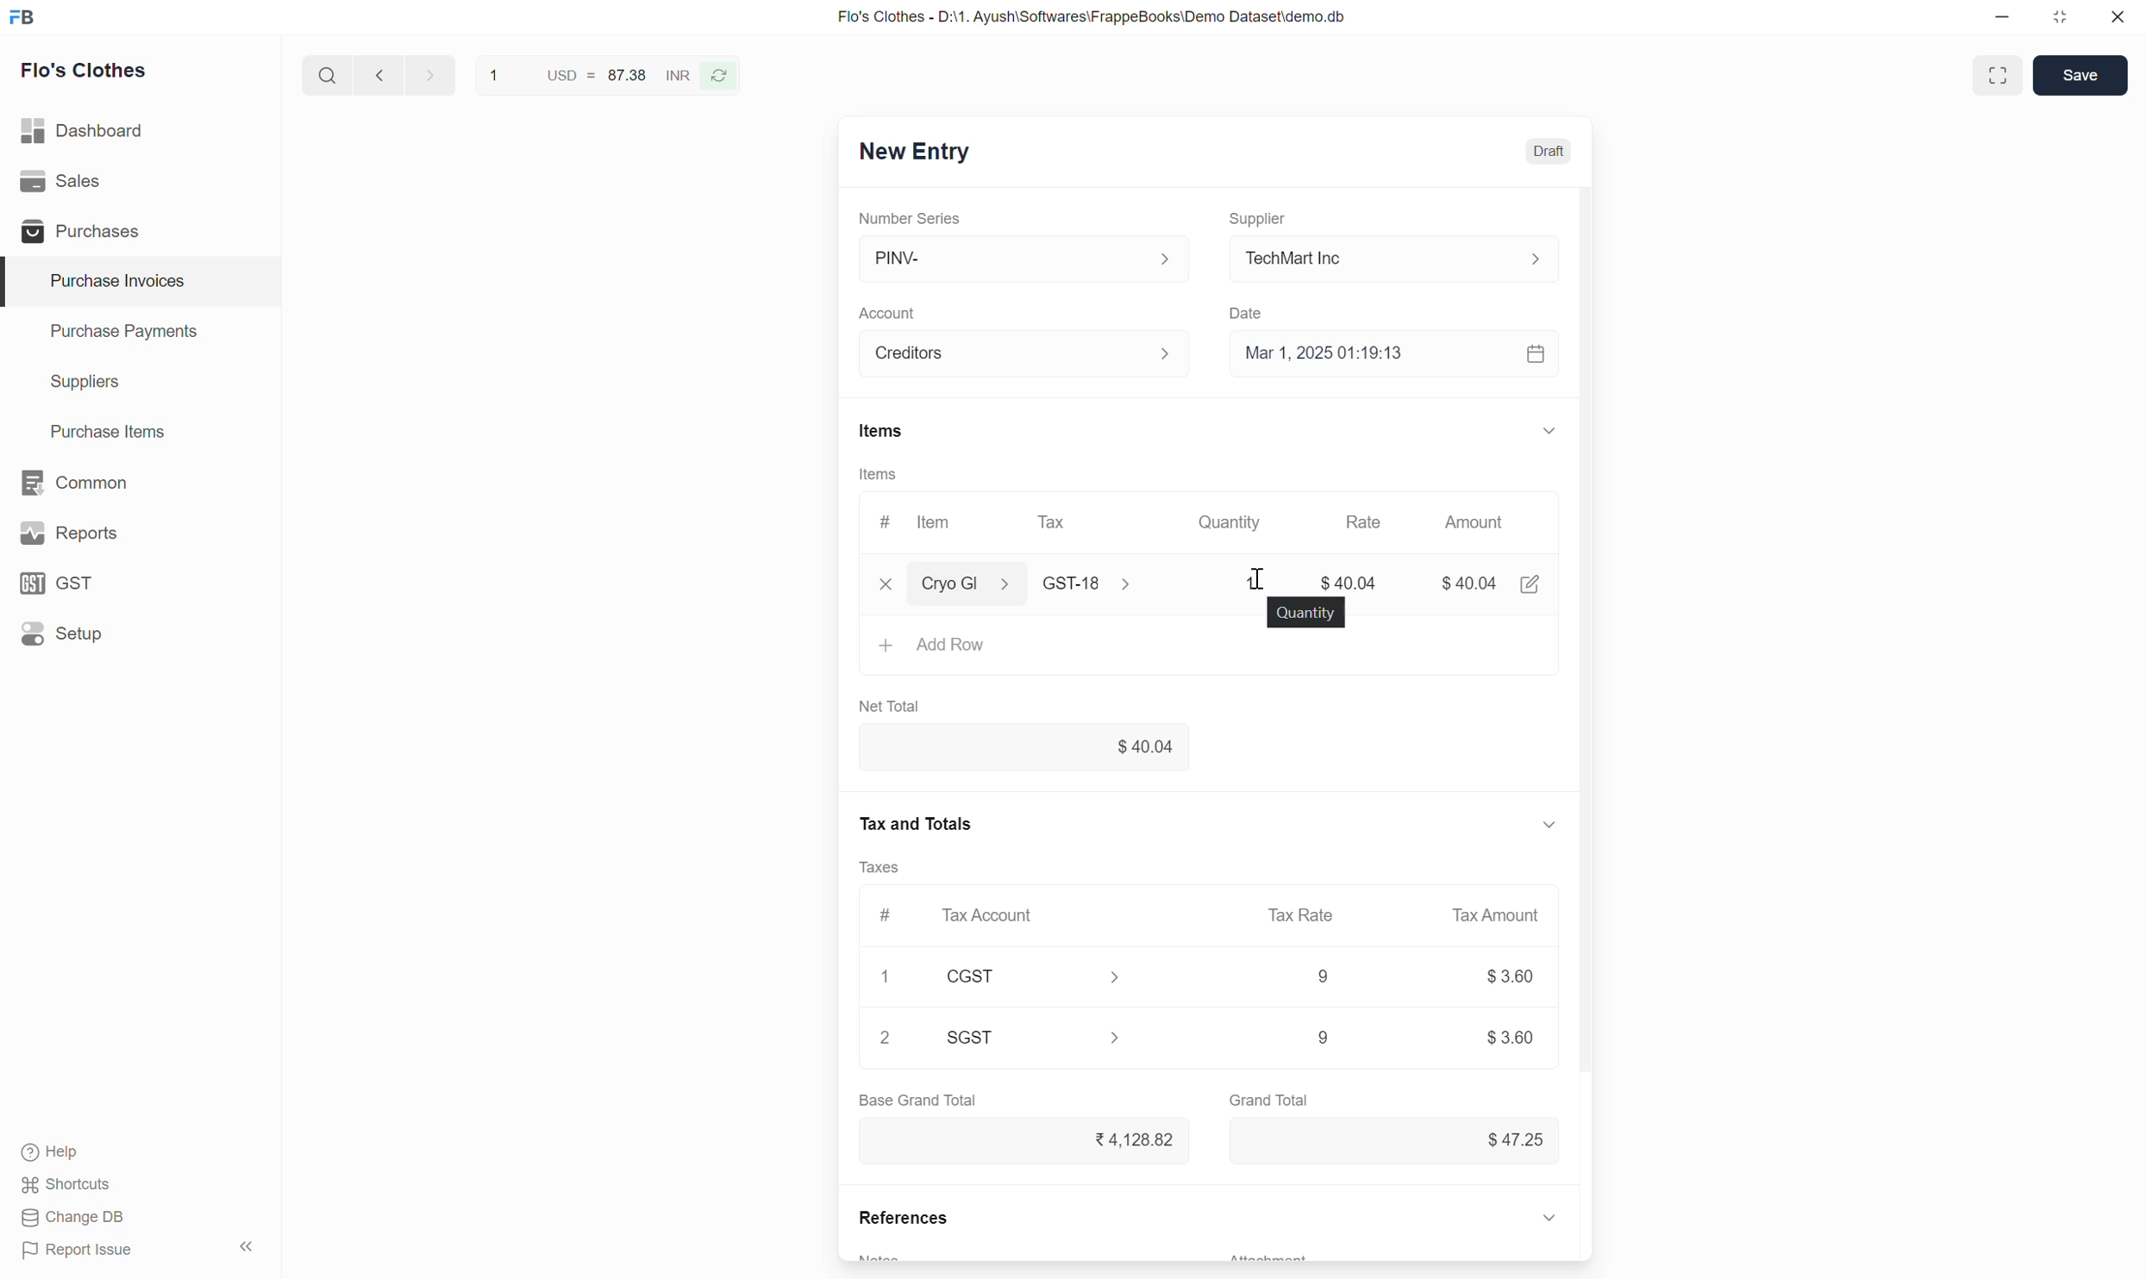  I want to click on Taxes, so click(886, 868).